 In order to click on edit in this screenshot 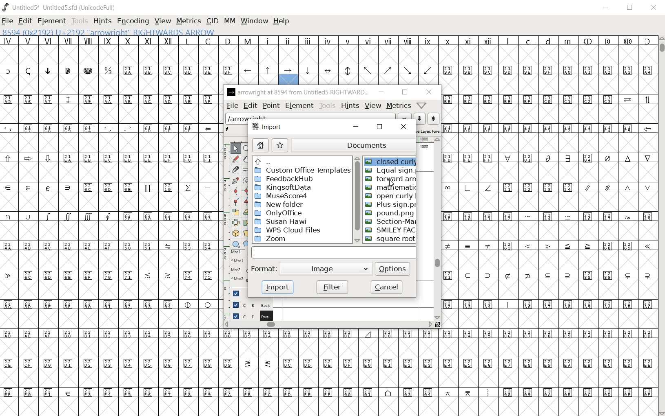, I will do `click(250, 105)`.